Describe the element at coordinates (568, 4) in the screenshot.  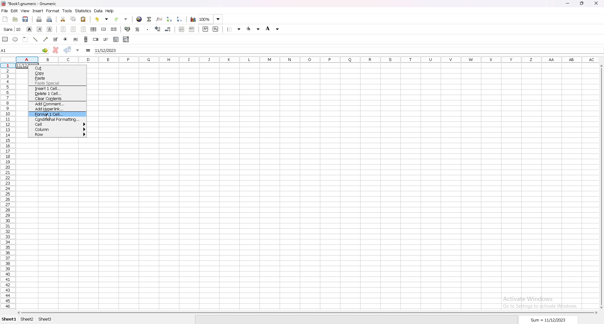
I see `minimize` at that location.